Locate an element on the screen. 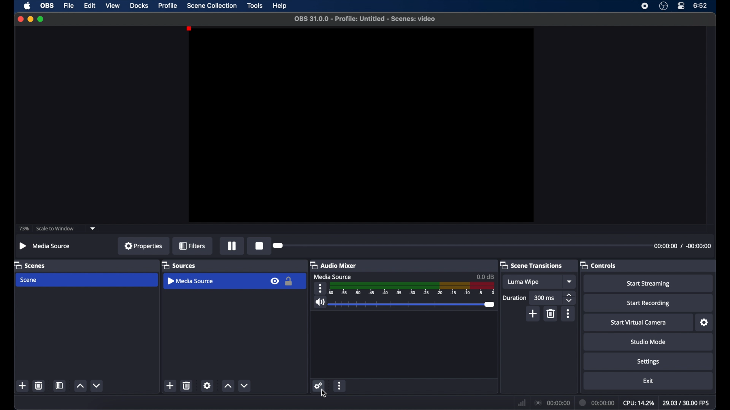 This screenshot has height=410, width=730. screen recorder icon is located at coordinates (645, 6).